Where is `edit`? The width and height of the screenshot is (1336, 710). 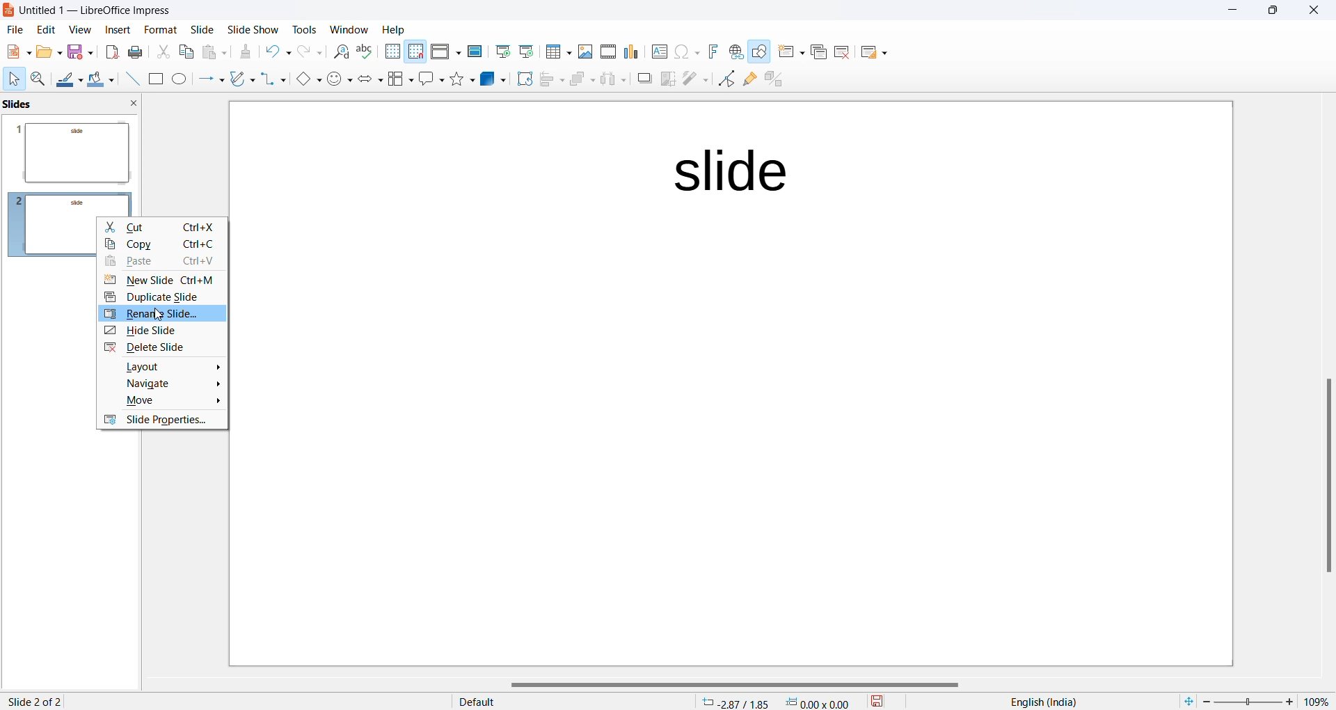
edit is located at coordinates (45, 31).